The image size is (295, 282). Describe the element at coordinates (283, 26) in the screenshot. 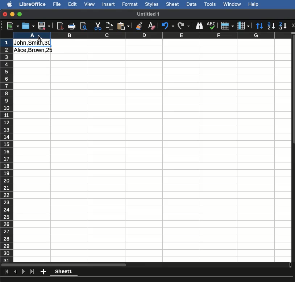

I see `Descending` at that location.